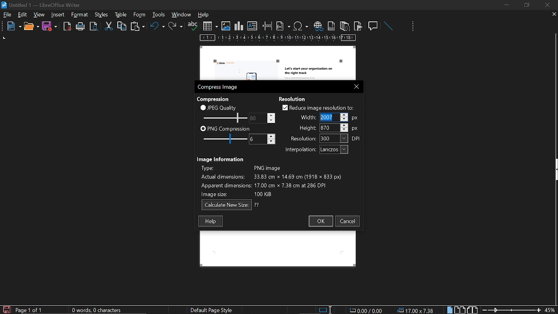 The image size is (558, 314). Describe the element at coordinates (301, 26) in the screenshot. I see `insert symbol` at that location.